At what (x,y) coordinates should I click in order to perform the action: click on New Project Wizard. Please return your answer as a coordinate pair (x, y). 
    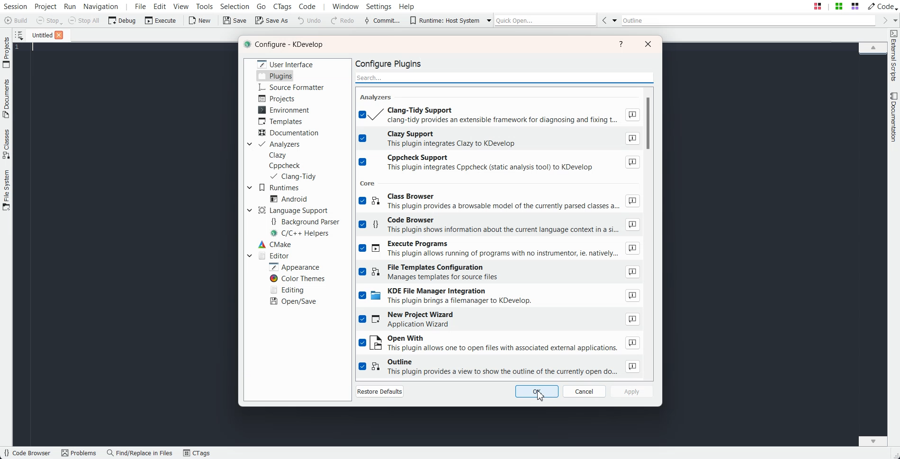
    Looking at the image, I should click on (500, 320).